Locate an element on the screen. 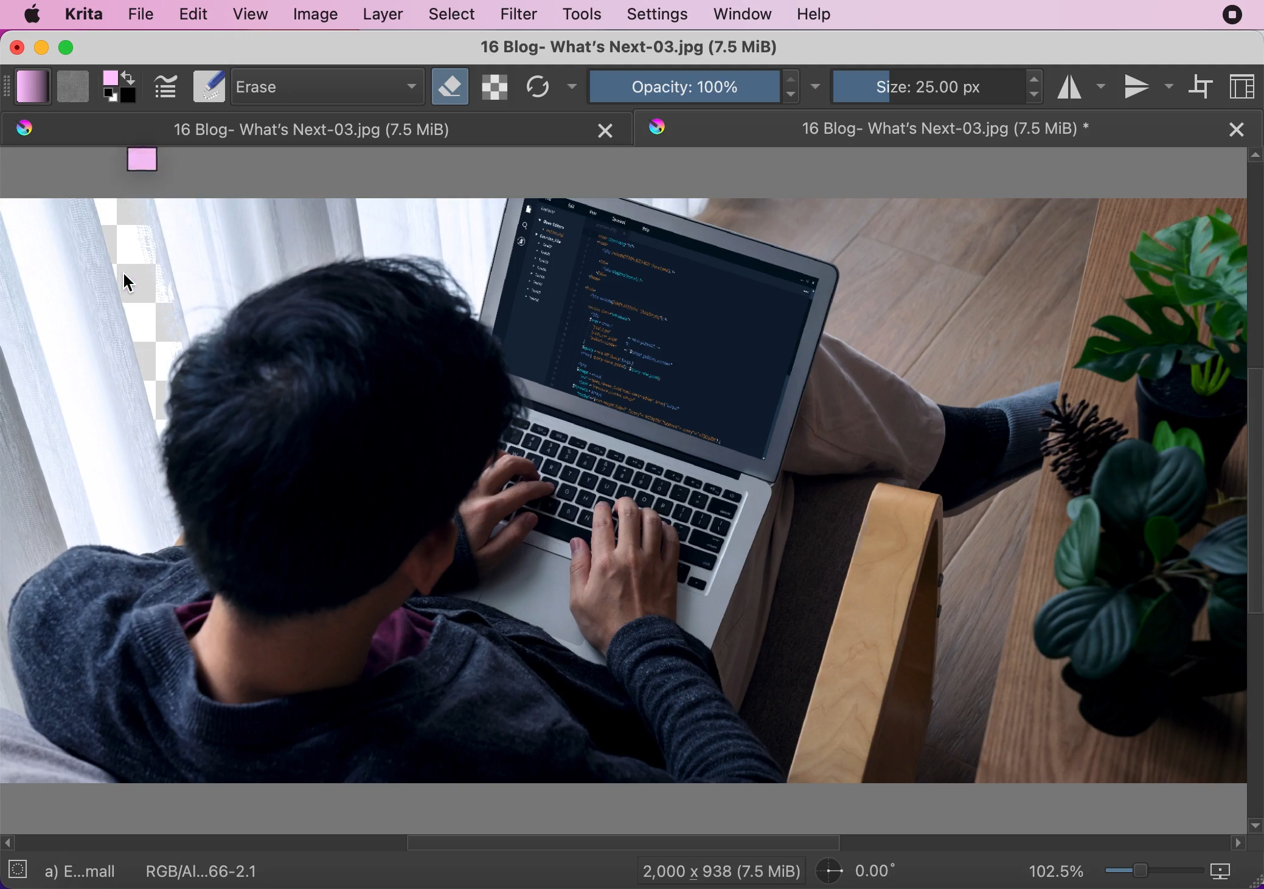  fill patterns is located at coordinates (72, 86).